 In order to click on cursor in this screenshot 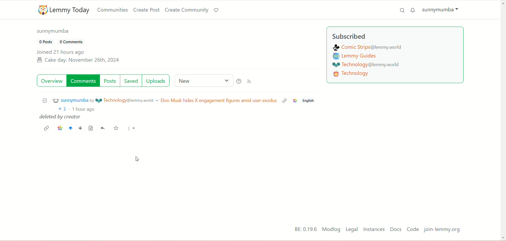, I will do `click(137, 159)`.